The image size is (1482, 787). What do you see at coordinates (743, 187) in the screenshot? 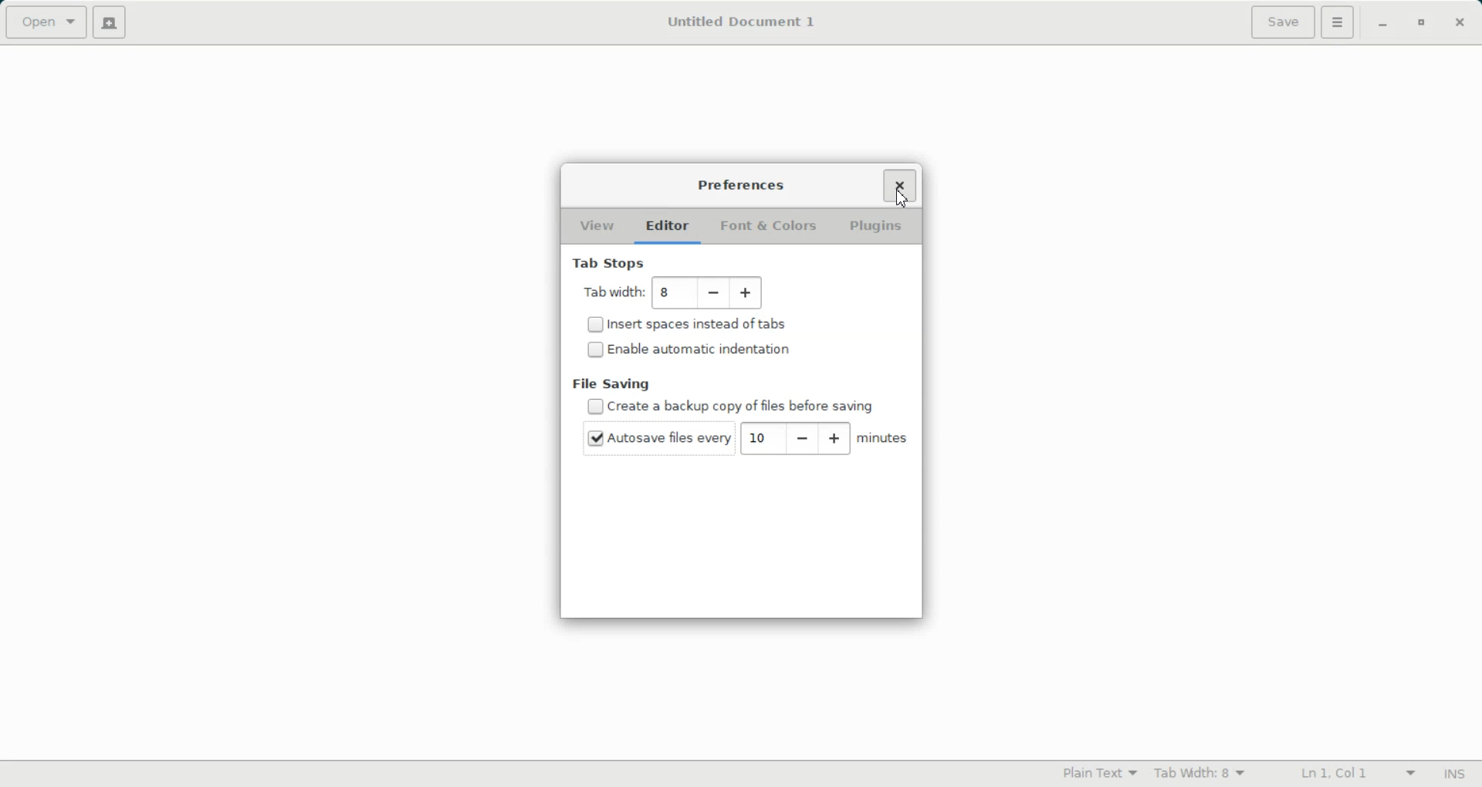
I see `Preferences` at bounding box center [743, 187].